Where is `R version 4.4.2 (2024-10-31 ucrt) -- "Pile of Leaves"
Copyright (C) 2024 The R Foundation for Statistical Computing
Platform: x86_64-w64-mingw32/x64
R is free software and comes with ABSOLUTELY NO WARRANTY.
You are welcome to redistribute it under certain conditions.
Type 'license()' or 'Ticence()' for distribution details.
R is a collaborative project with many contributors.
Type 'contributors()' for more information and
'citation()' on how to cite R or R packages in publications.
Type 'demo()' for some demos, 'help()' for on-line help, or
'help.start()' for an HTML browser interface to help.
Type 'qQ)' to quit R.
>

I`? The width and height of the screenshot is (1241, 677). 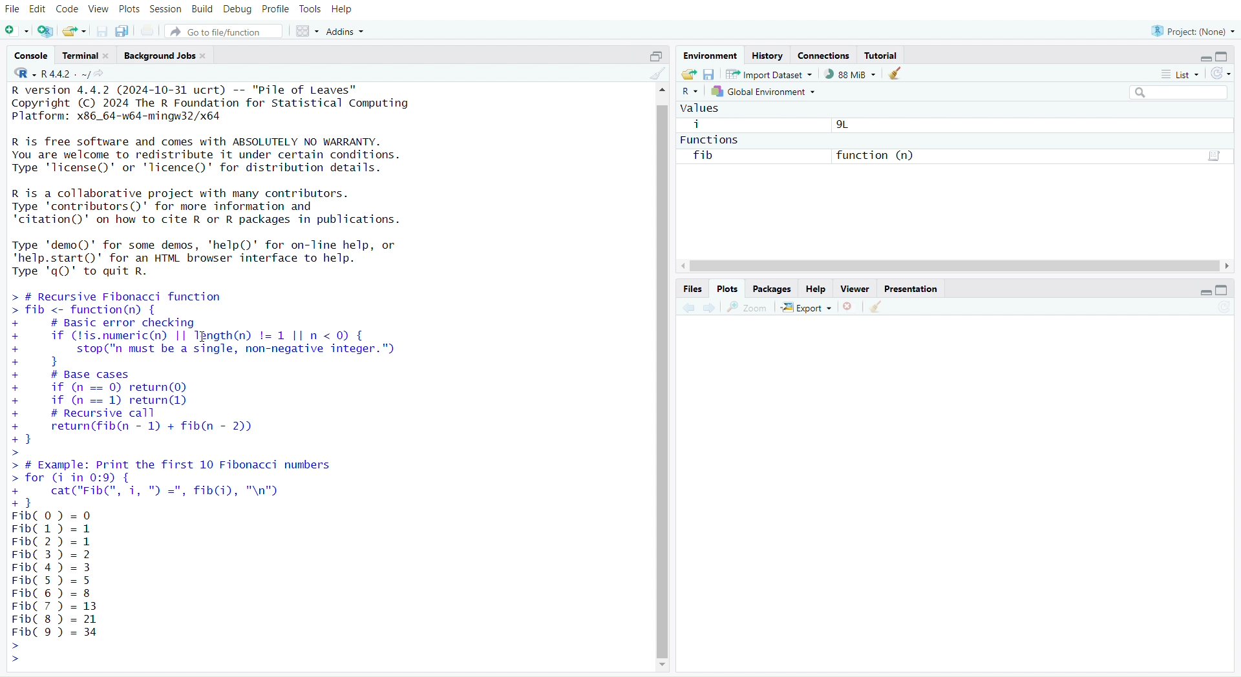
R version 4.4.2 (2024-10-31 ucrt) -- "Pile of Leaves"
Copyright (C) 2024 The R Foundation for Statistical Computing
Platform: x86_64-w64-mingw32/x64
R is free software and comes with ABSOLUTELY NO WARRANTY.
You are welcome to redistribute it under certain conditions.
Type 'license()' or 'Ticence()' for distribution details.
R is a collaborative project with many contributors.
Type 'contributors()' for more information and
'citation()' on how to cite R or R packages in publications.
Type 'demo()' for some demos, 'help()' for on-line help, or
'help.start()' for an HTML browser interface to help.
Type 'qQ)' to quit R.
>

I is located at coordinates (220, 182).